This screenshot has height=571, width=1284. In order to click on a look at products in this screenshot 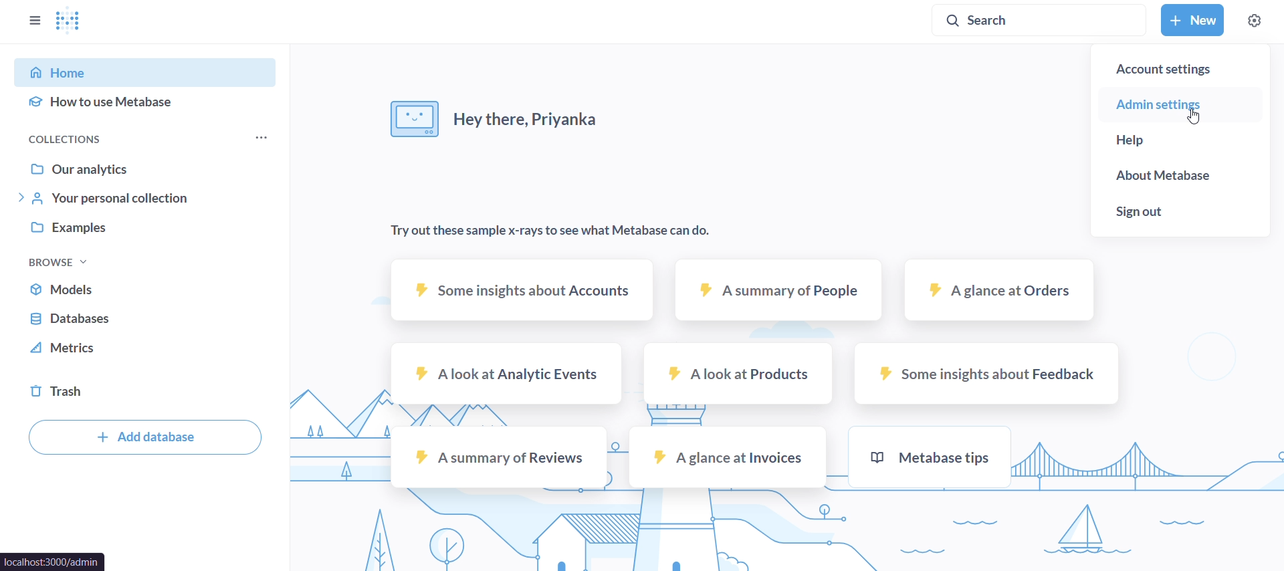, I will do `click(739, 373)`.